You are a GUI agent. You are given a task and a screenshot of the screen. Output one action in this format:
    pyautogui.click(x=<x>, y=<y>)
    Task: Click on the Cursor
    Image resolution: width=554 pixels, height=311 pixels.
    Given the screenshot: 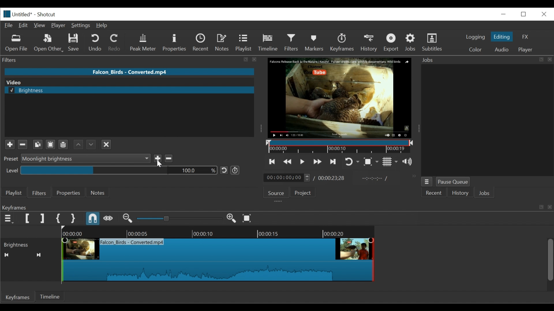 What is the action you would take?
    pyautogui.click(x=160, y=165)
    